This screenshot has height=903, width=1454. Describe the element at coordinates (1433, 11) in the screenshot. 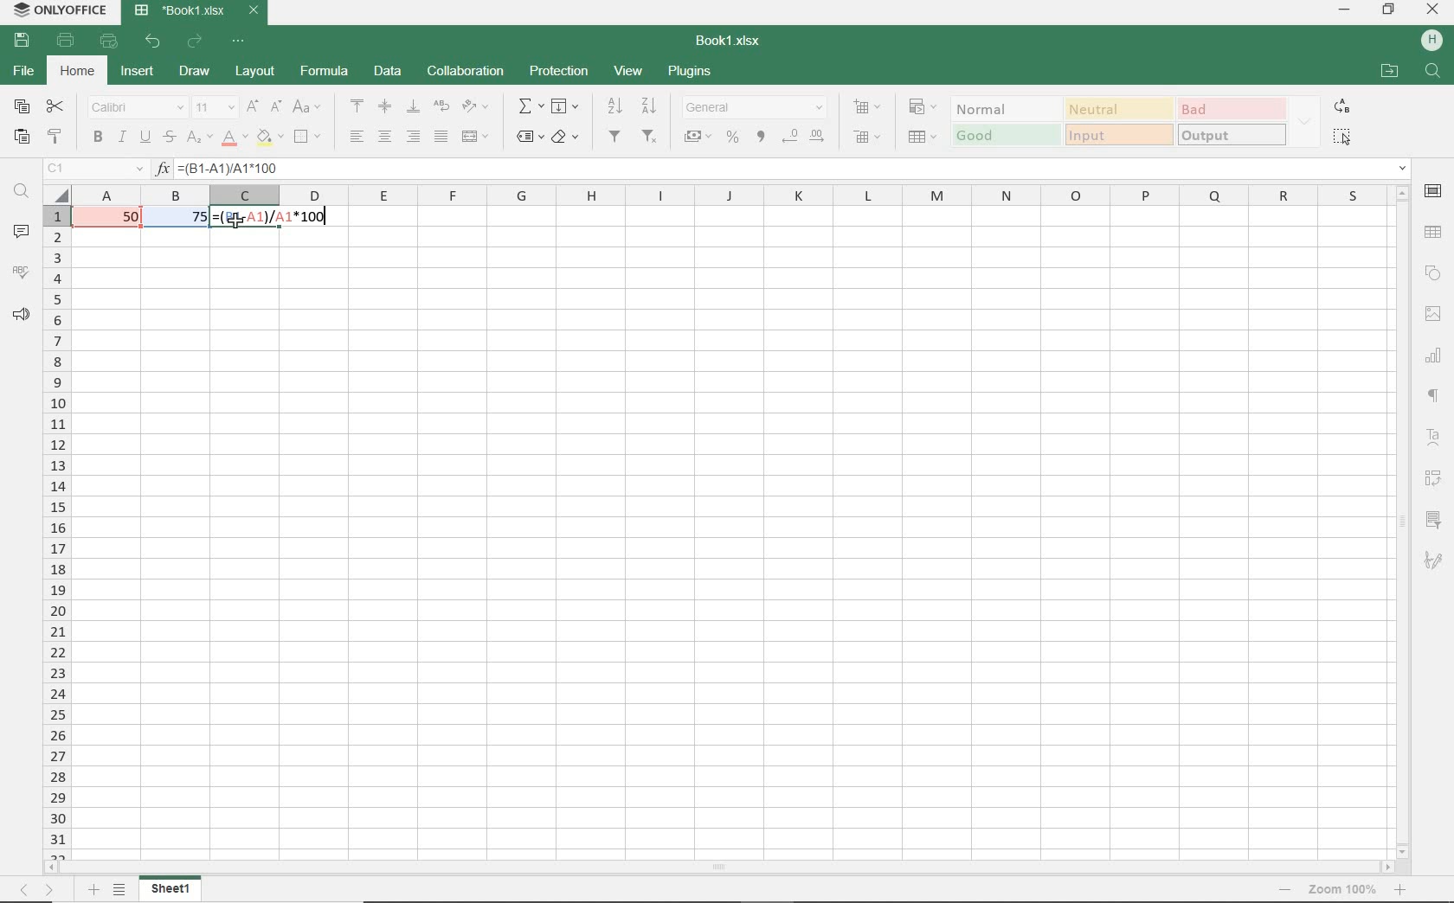

I see `close` at that location.